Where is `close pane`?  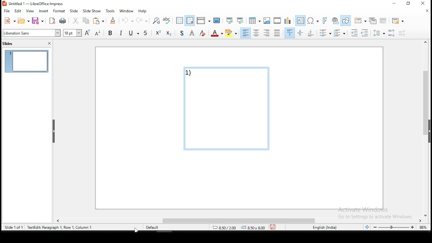
close pane is located at coordinates (54, 131).